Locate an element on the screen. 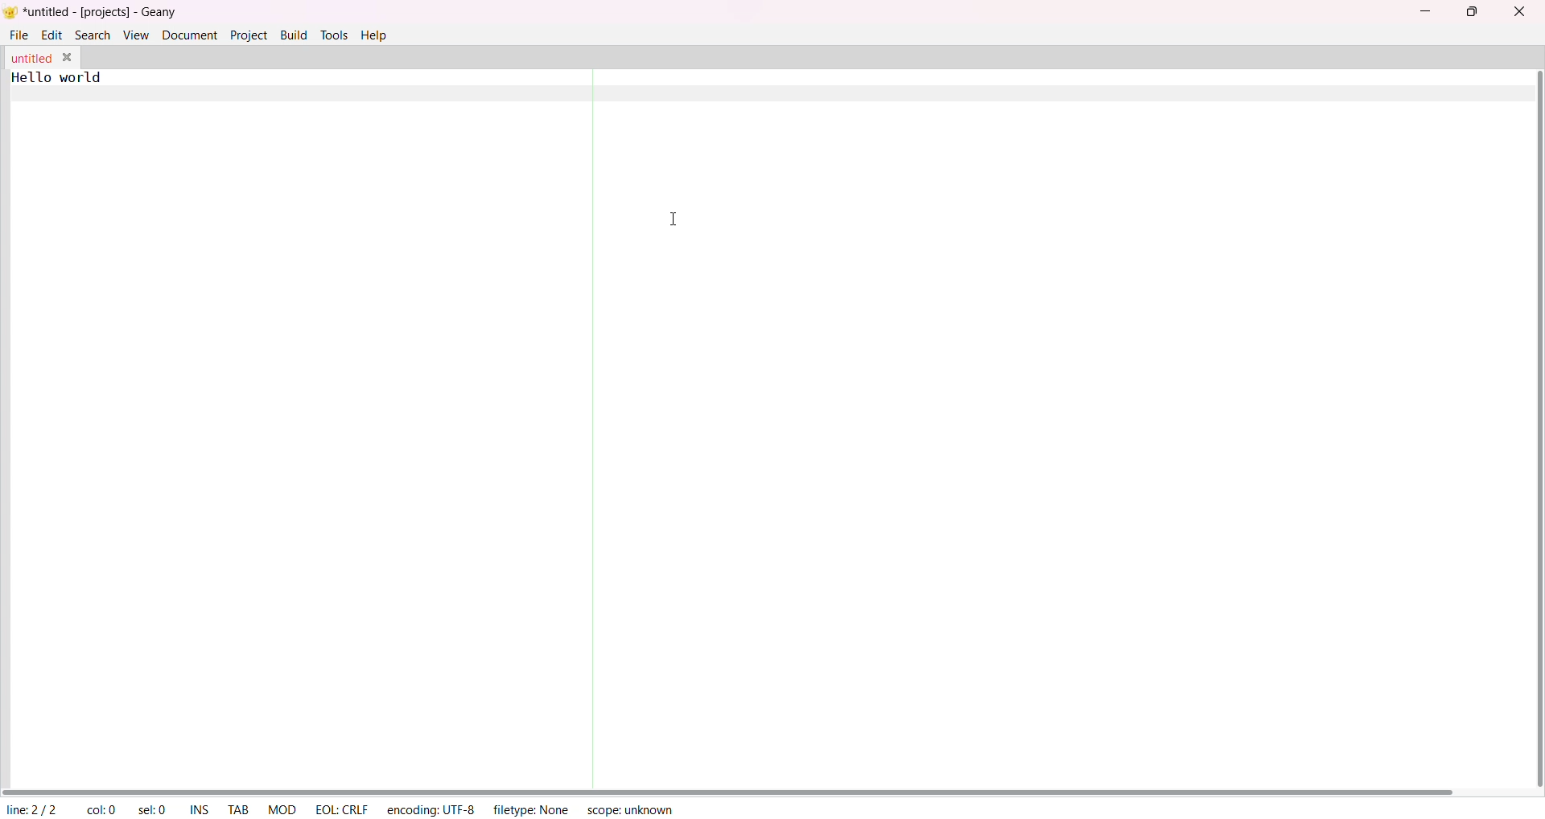  *untitled-[projects]-Geany is located at coordinates (115, 12).